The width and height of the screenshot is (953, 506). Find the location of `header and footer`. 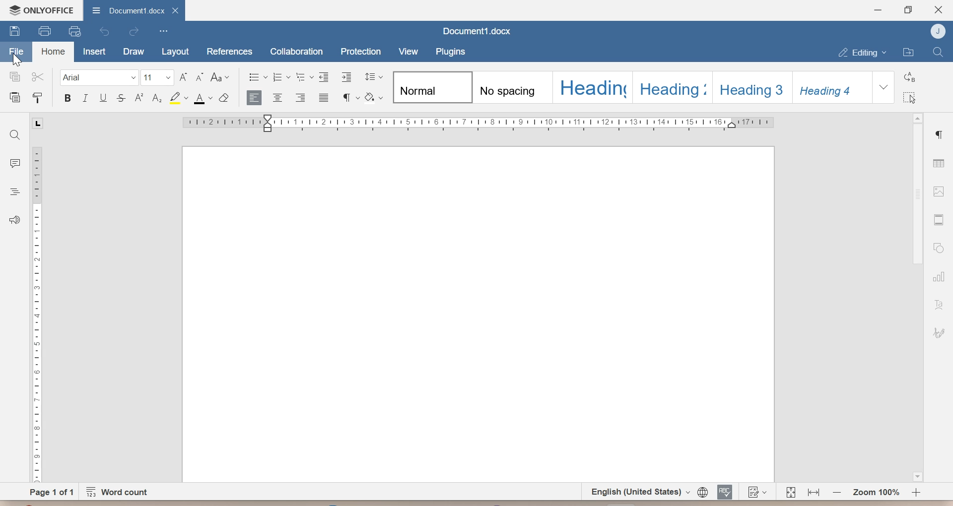

header and footer is located at coordinates (938, 220).